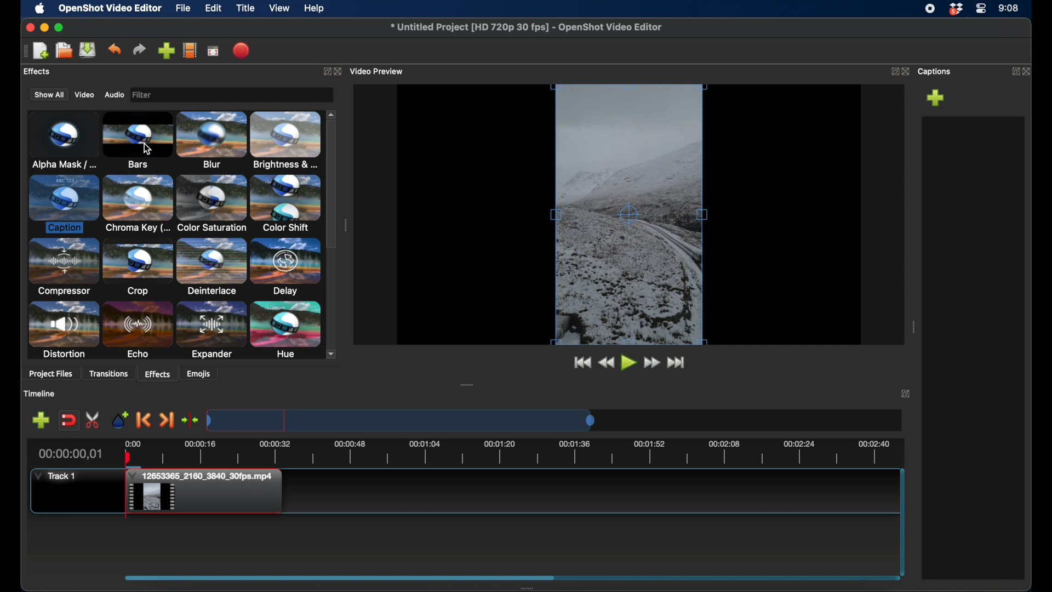 This screenshot has height=592, width=1052. I want to click on clip, so click(207, 493).